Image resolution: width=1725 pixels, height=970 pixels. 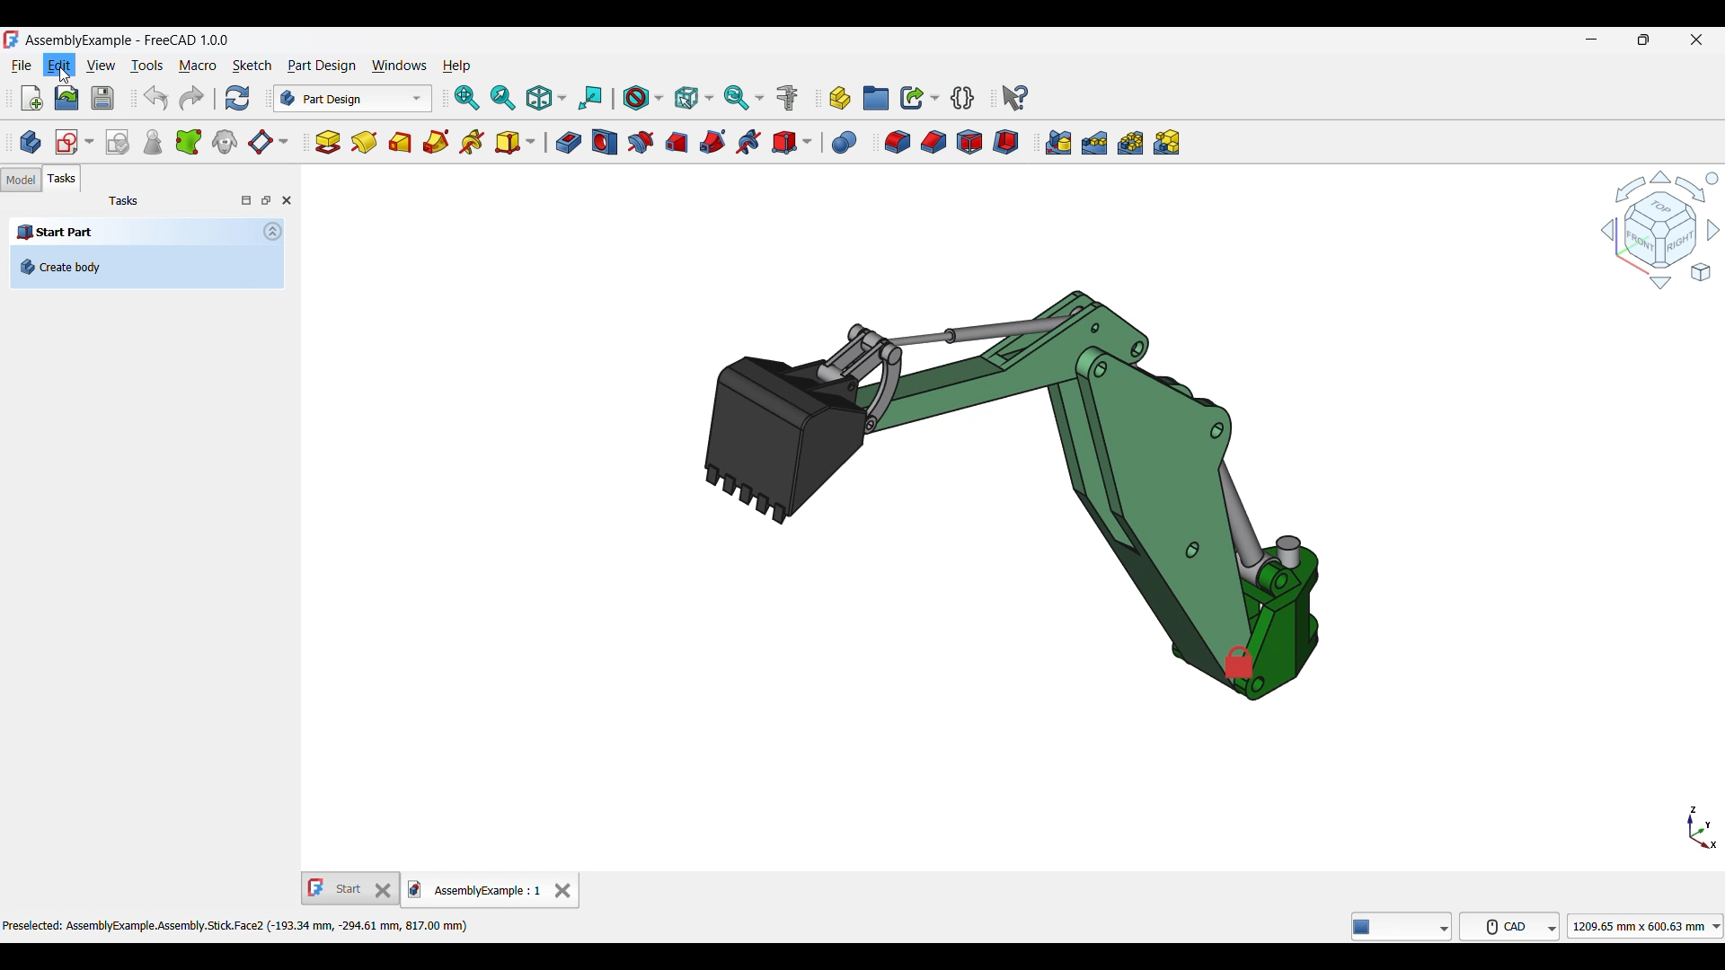 I want to click on Minimize, so click(x=1592, y=40).